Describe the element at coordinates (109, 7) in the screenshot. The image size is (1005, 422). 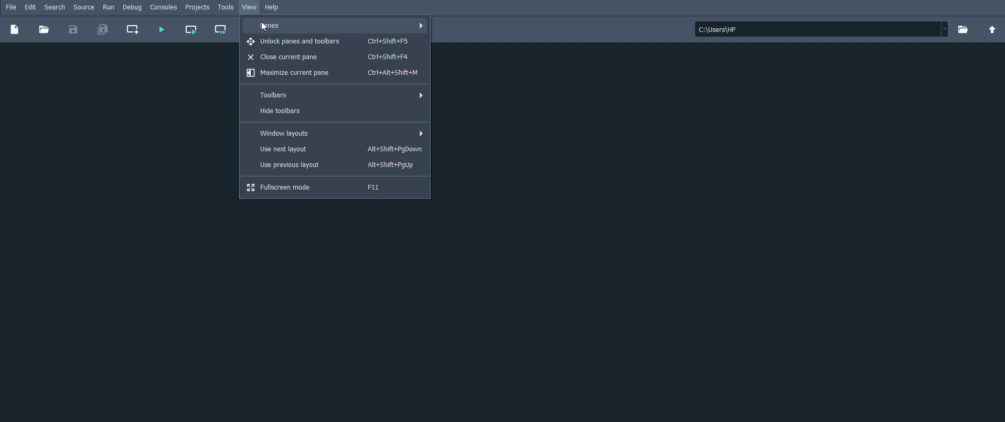
I see `Run` at that location.